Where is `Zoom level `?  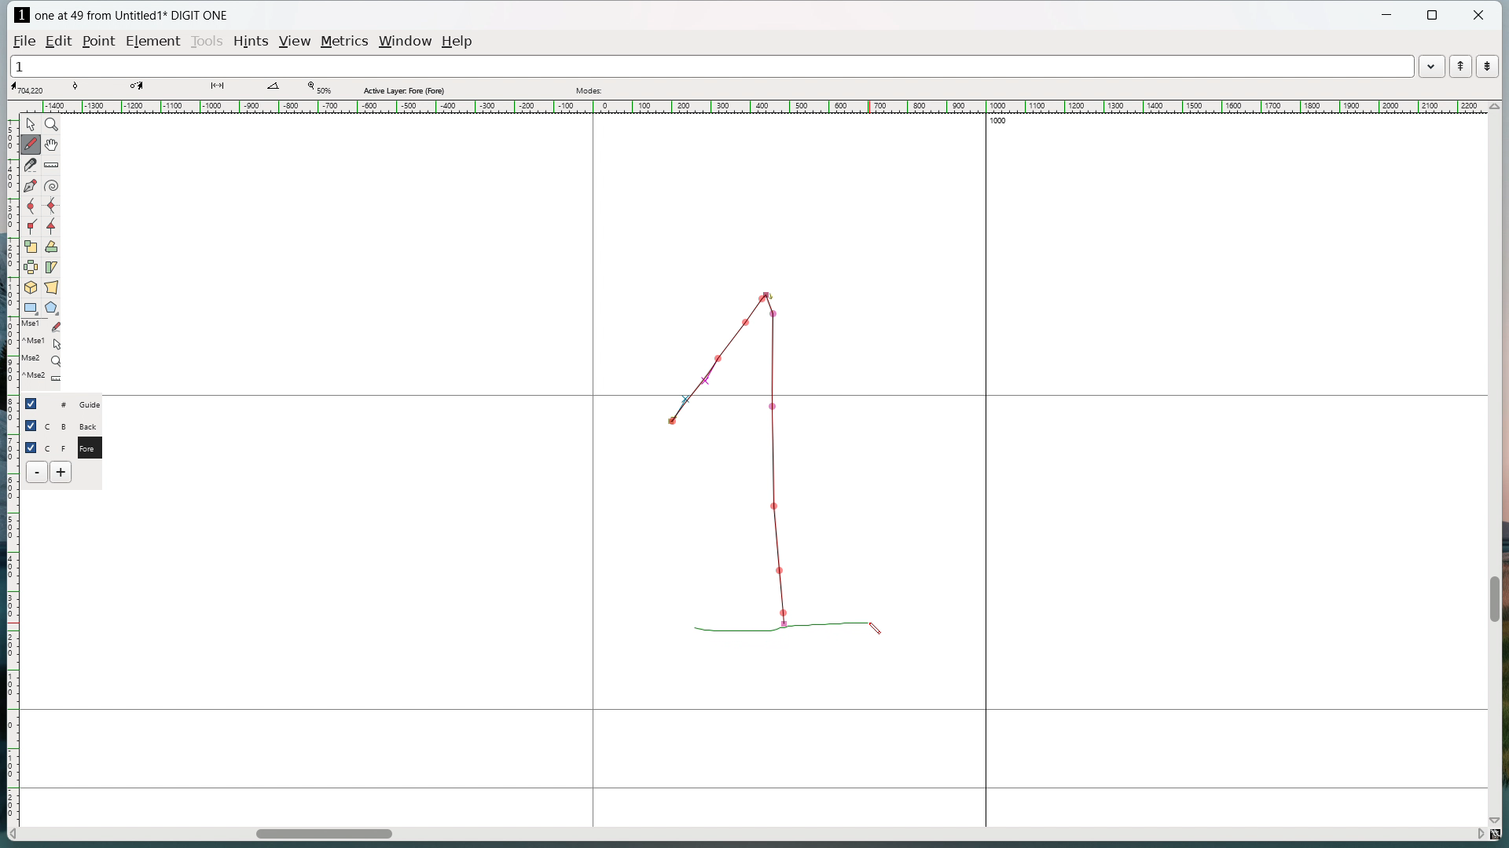 Zoom level  is located at coordinates (318, 89).